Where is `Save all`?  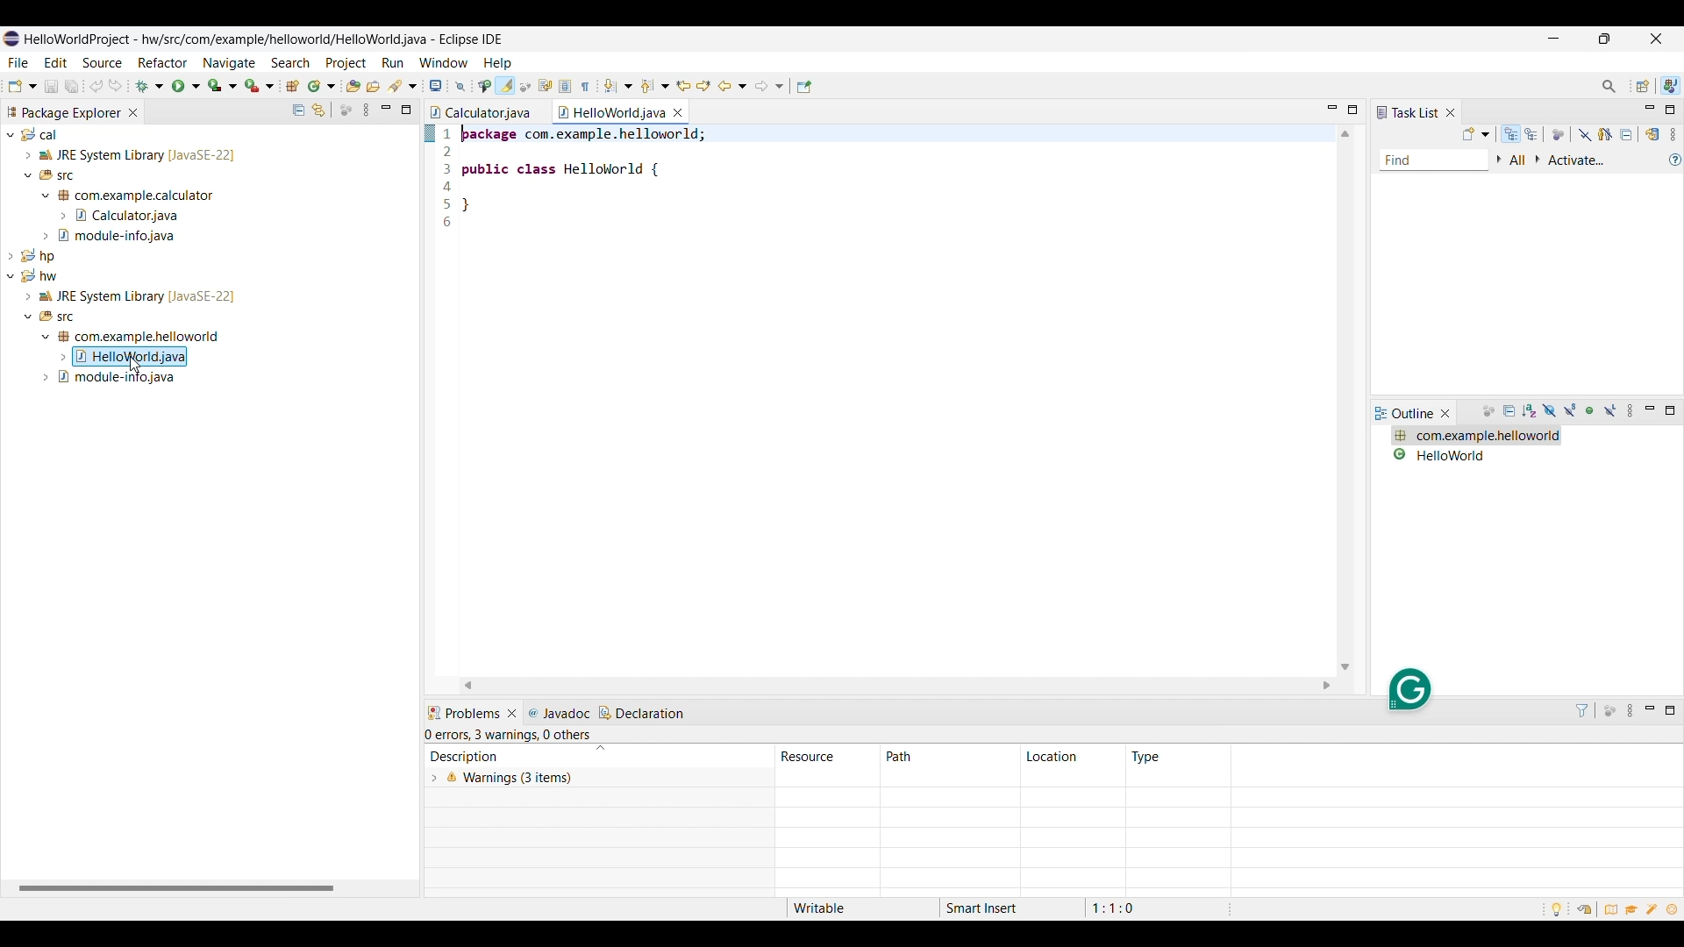 Save all is located at coordinates (72, 87).